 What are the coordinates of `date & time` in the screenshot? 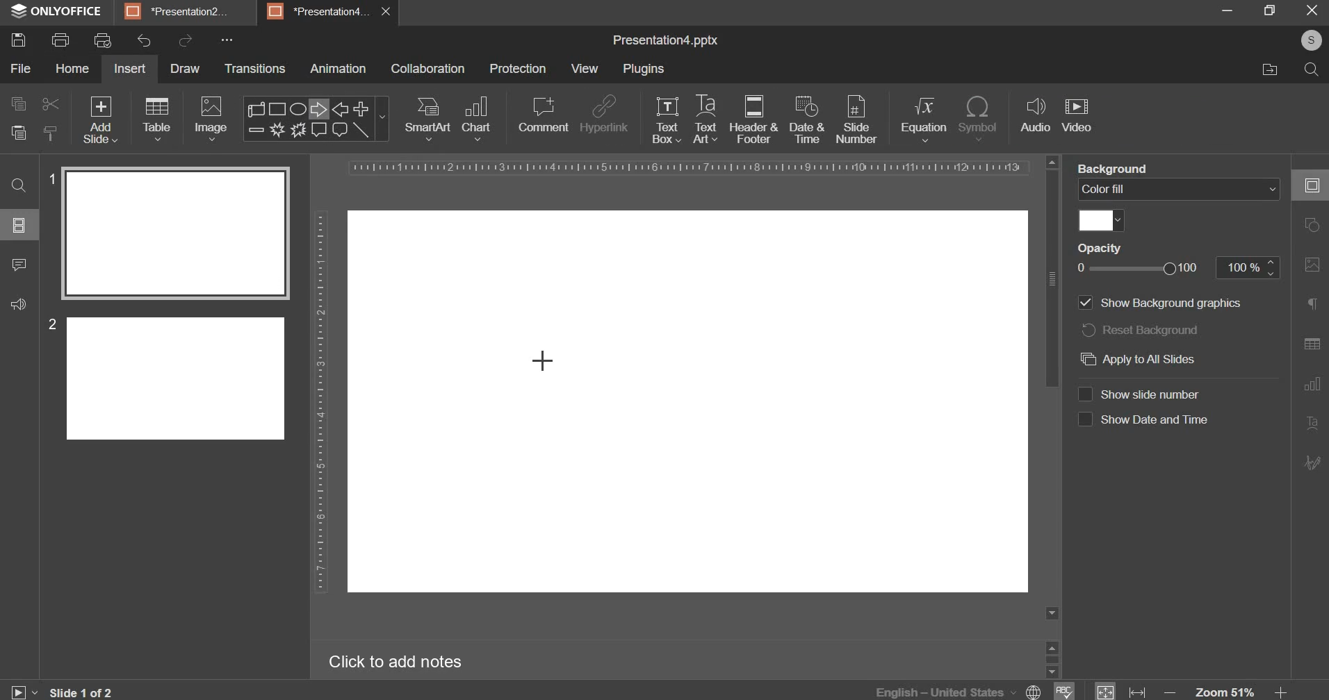 It's located at (808, 121).